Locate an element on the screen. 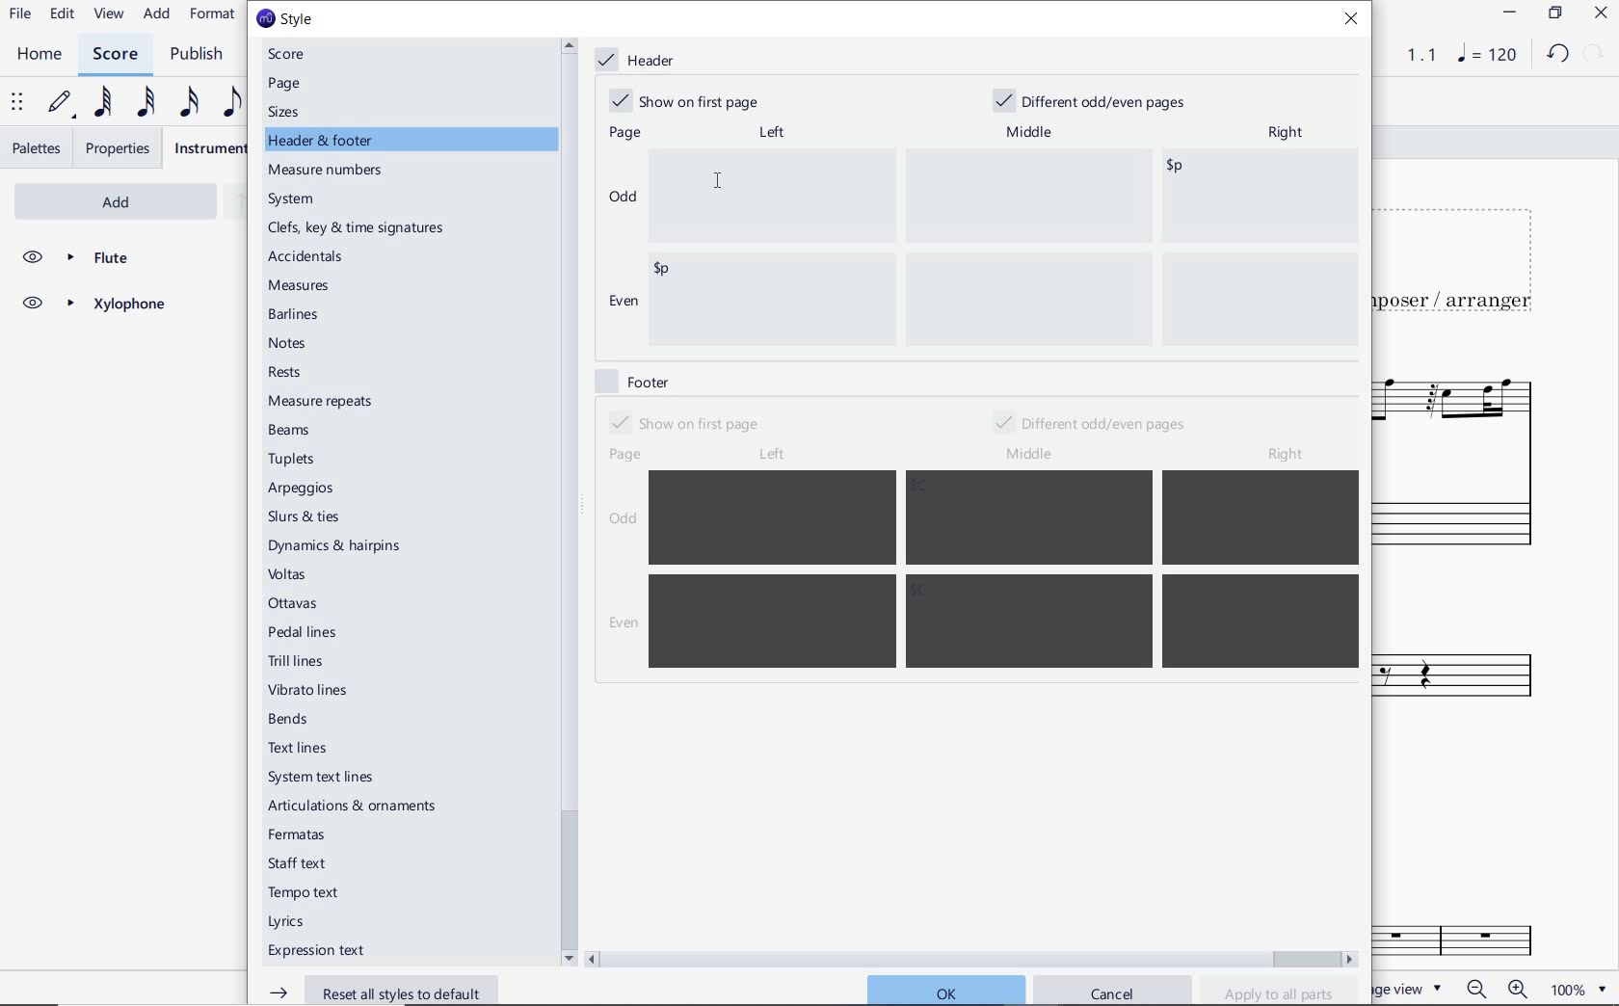 The width and height of the screenshot is (1619, 1006). footer is located at coordinates (631, 380).